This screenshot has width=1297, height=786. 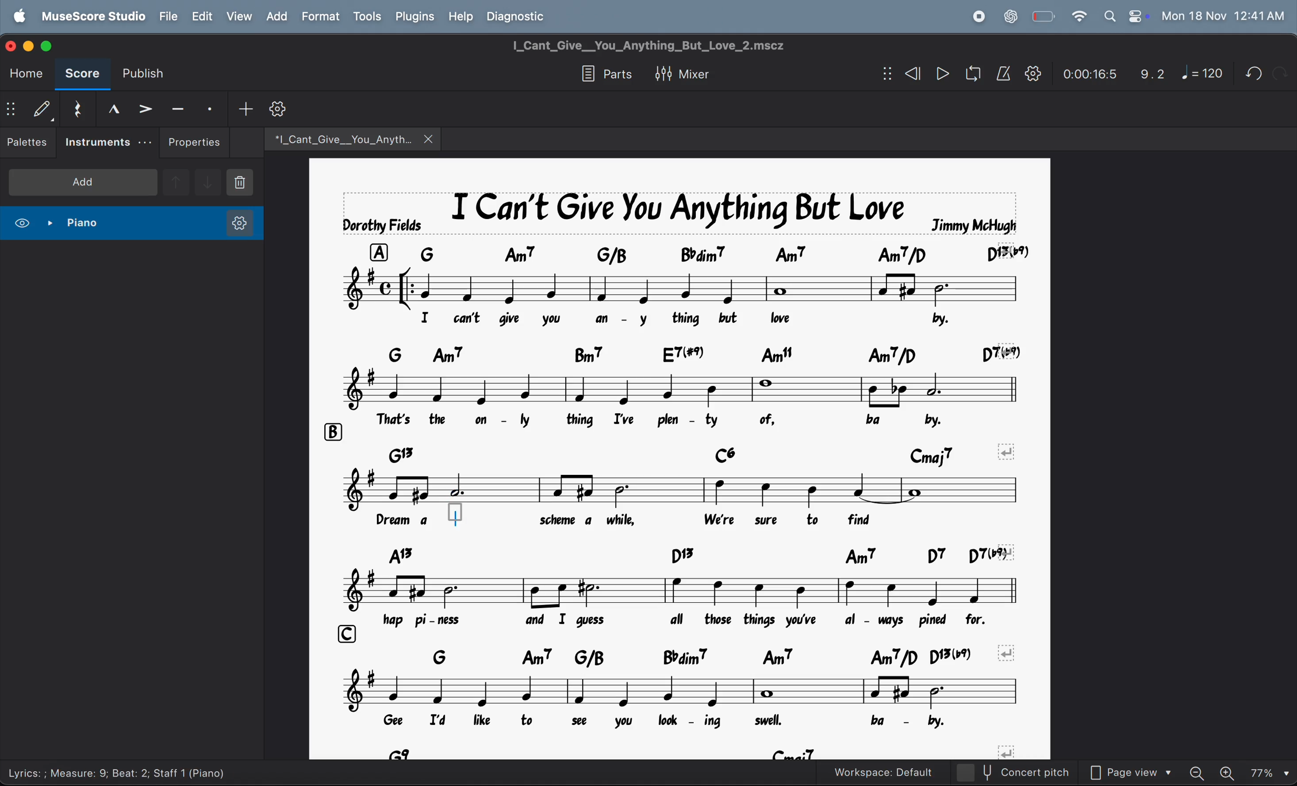 I want to click on search, so click(x=1106, y=16).